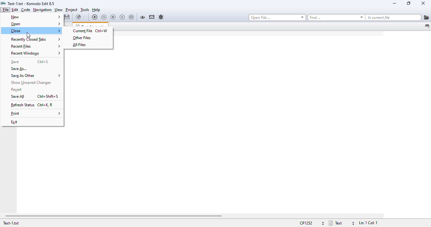 This screenshot has width=431, height=227. I want to click on save as other, so click(36, 76).